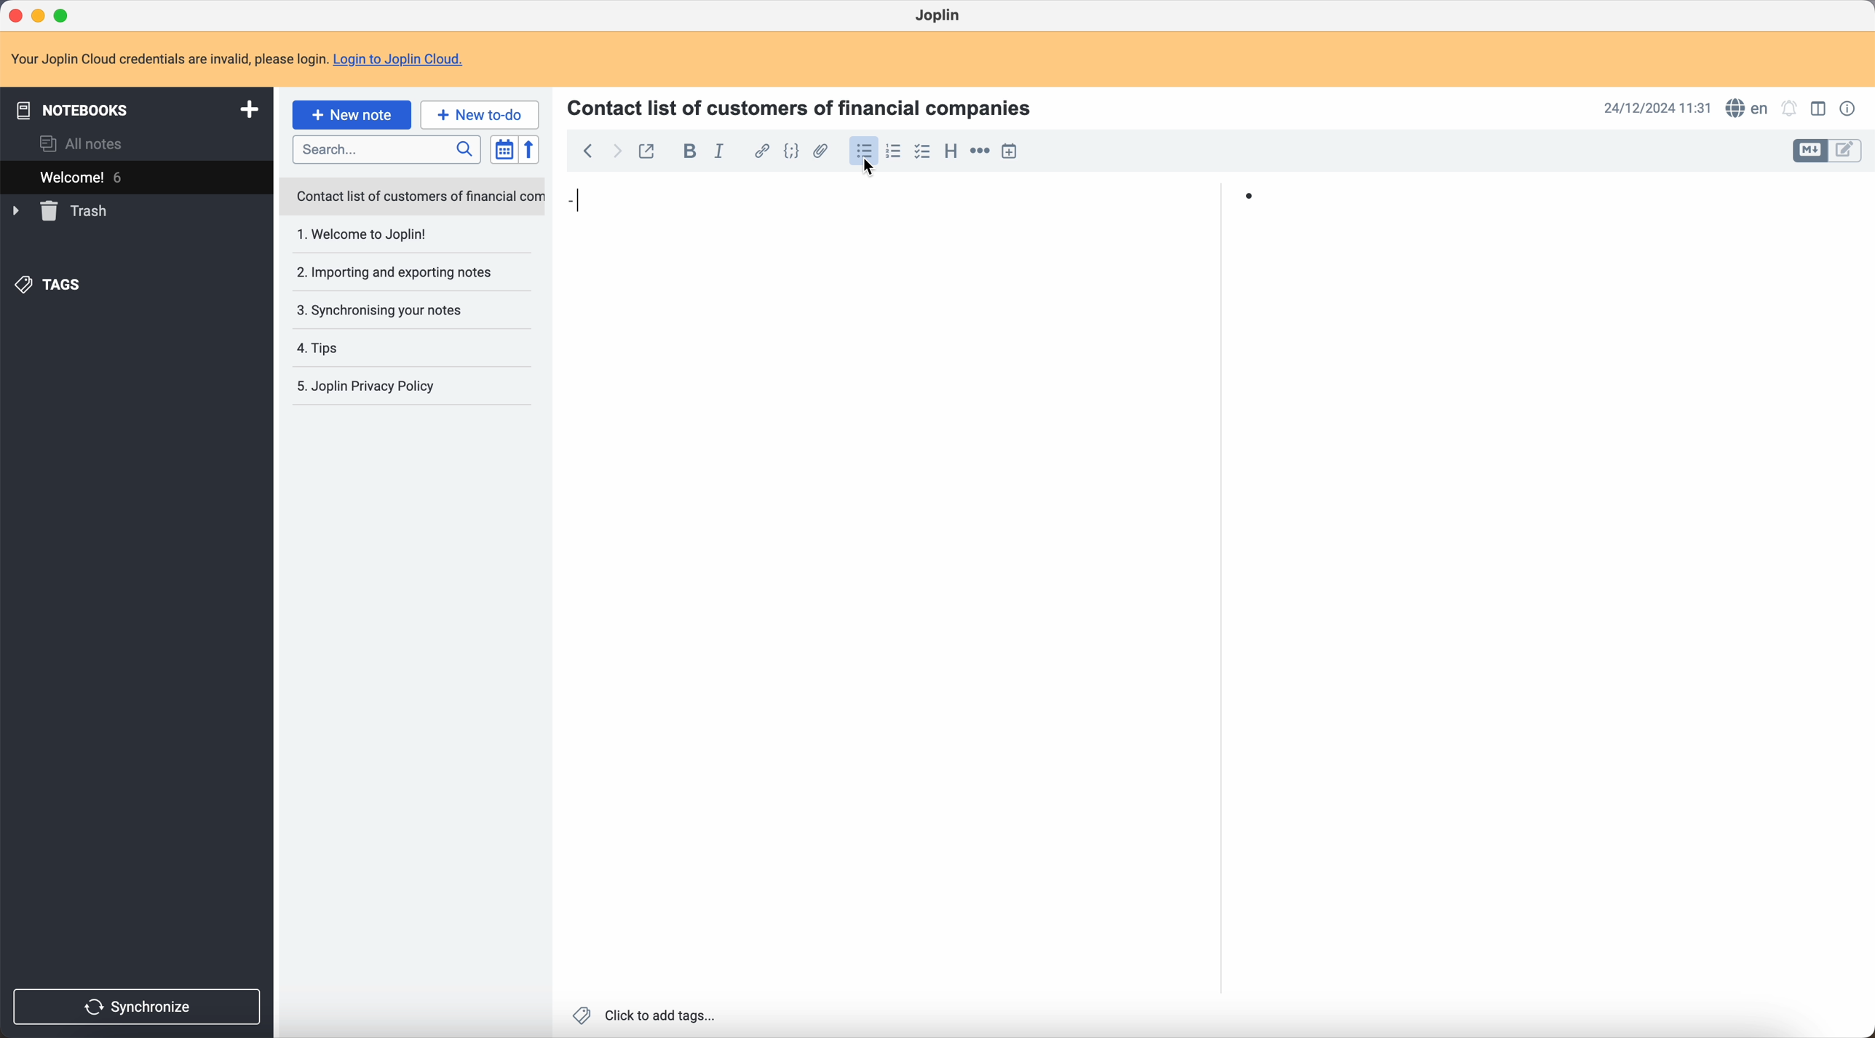  Describe the element at coordinates (138, 1007) in the screenshot. I see `synchronize` at that location.